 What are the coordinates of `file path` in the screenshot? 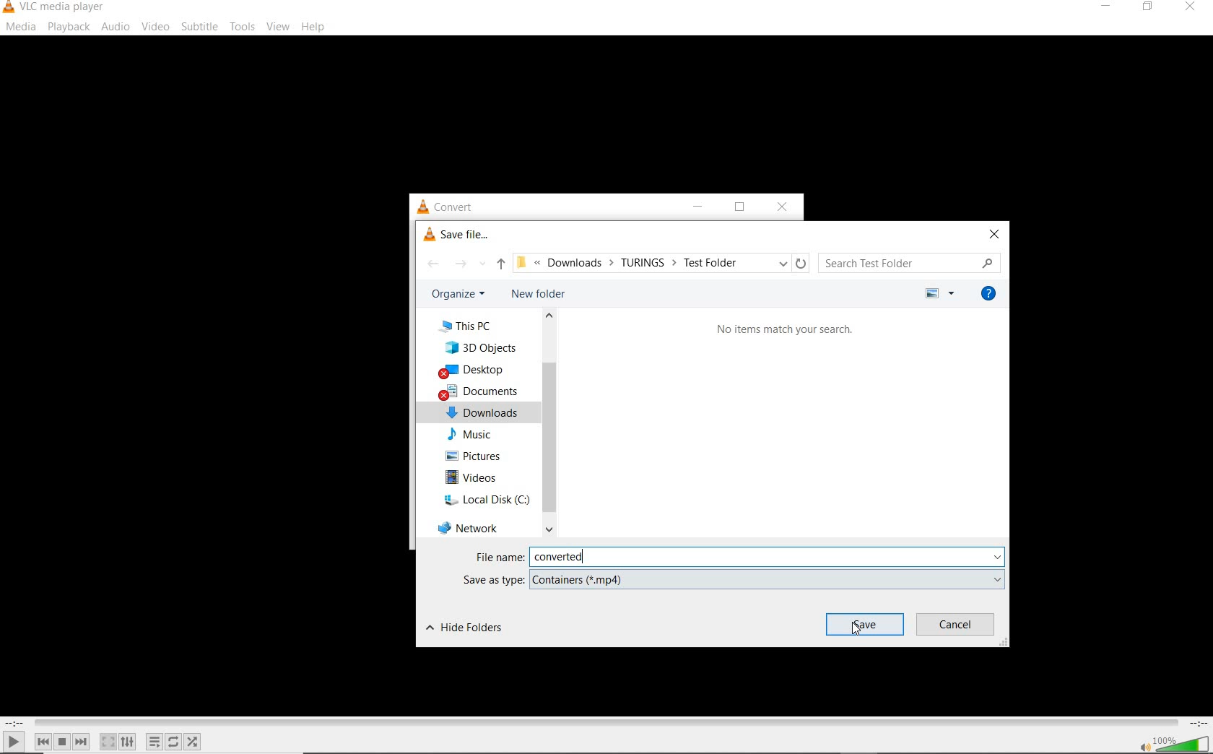 It's located at (640, 263).